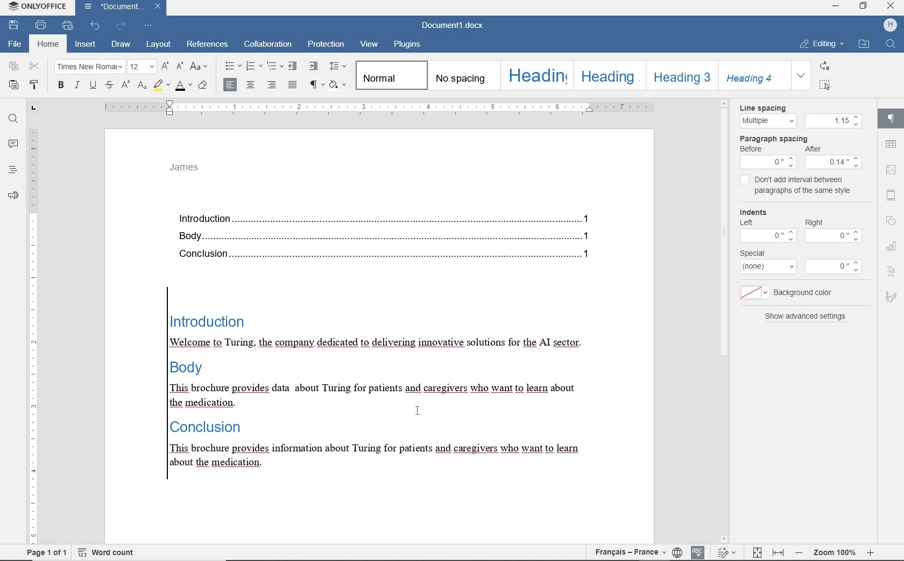 This screenshot has width=904, height=561. What do you see at coordinates (753, 553) in the screenshot?
I see `fit to page` at bounding box center [753, 553].